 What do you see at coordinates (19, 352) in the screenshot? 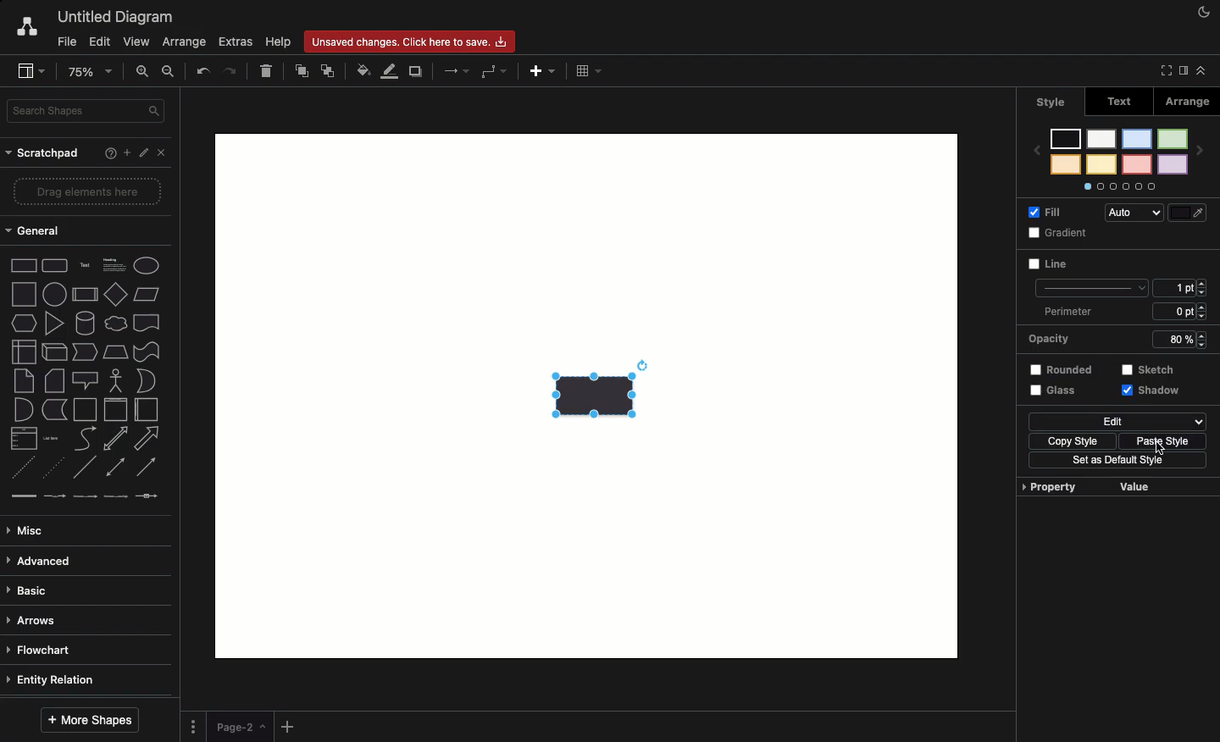
I see `internal storage` at bounding box center [19, 352].